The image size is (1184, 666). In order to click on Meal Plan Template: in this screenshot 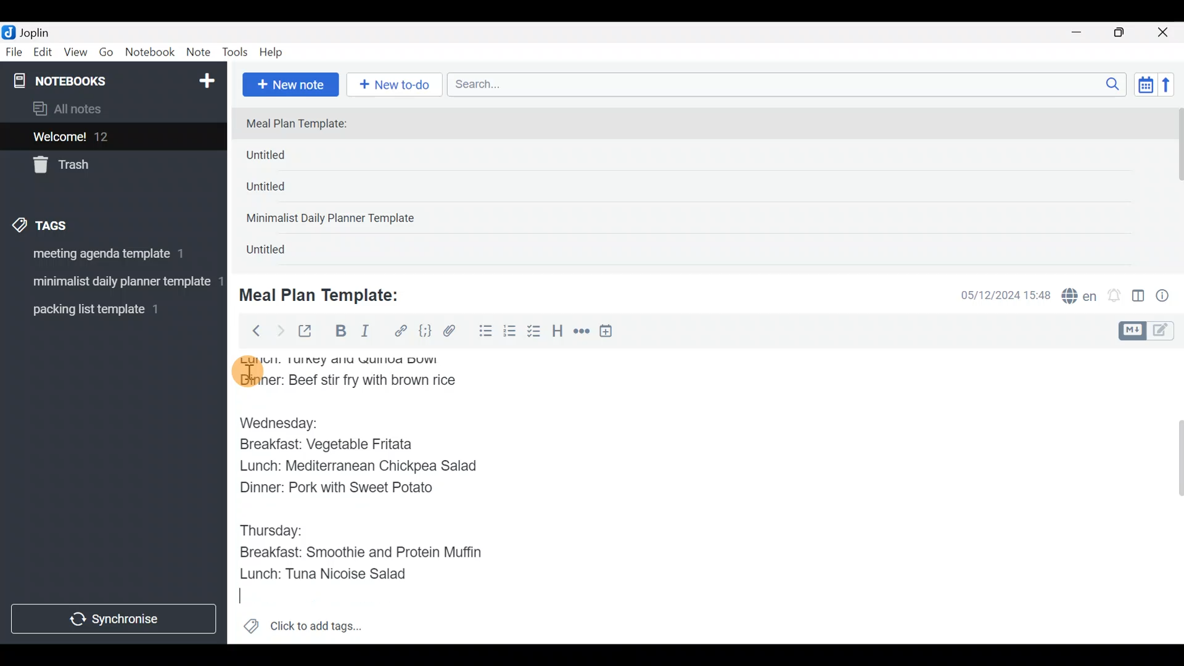, I will do `click(304, 125)`.